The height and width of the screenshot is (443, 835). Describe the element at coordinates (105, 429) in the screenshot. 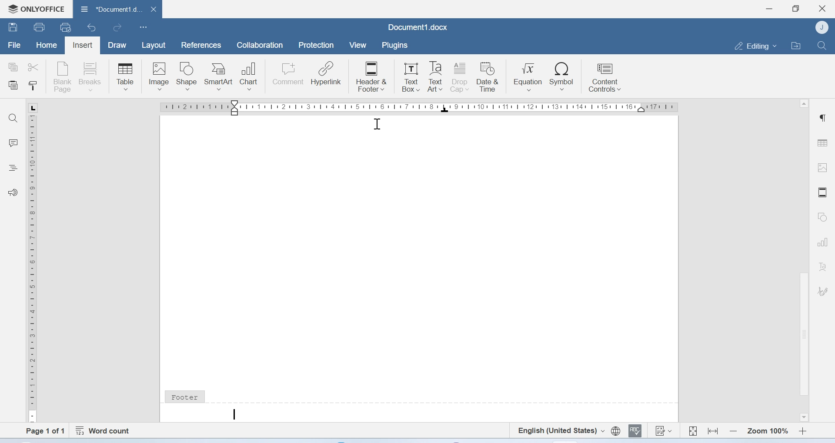

I see `Word count` at that location.